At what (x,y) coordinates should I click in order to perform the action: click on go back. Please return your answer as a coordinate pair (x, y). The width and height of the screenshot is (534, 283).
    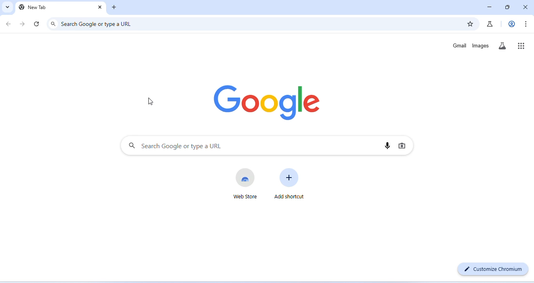
    Looking at the image, I should click on (10, 24).